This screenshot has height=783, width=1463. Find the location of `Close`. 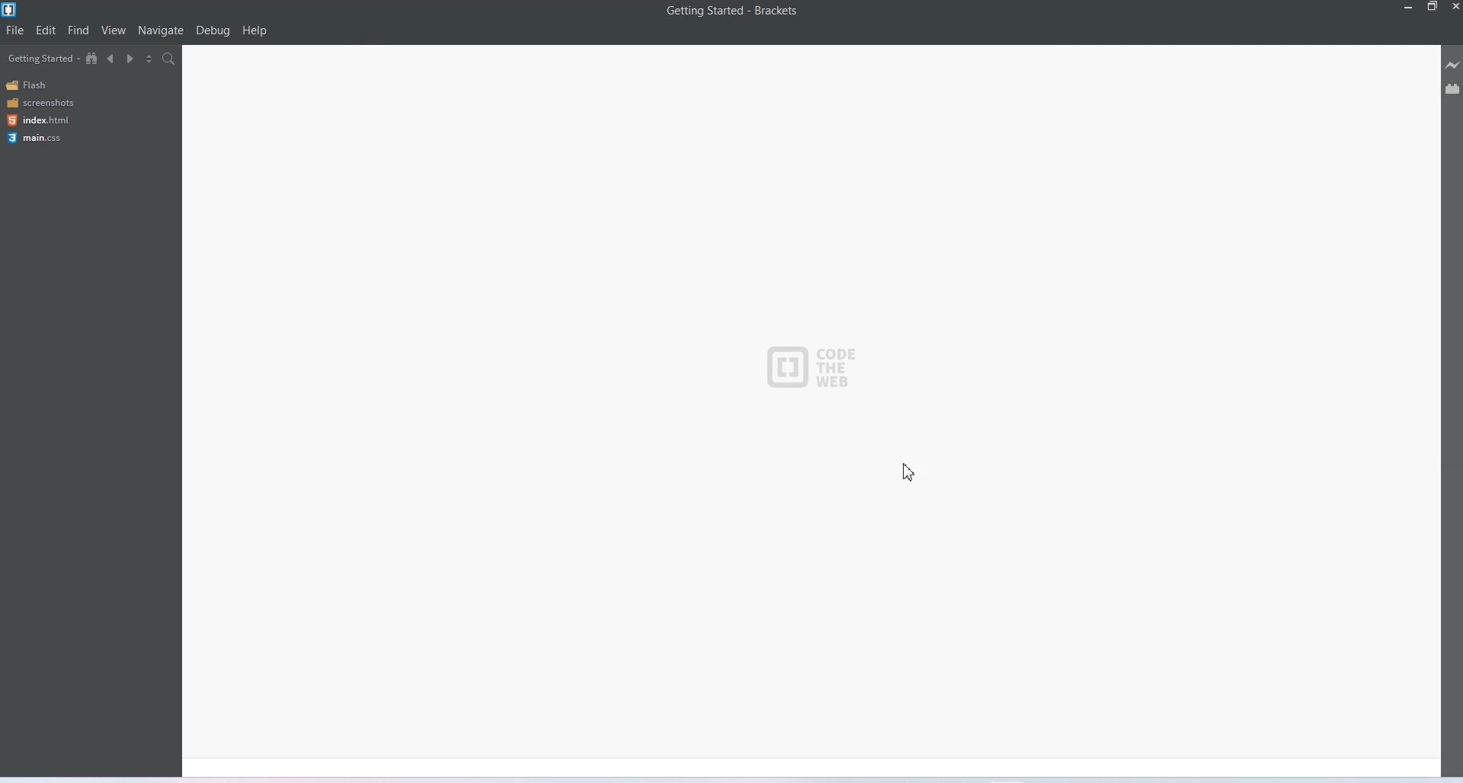

Close is located at coordinates (1454, 8).